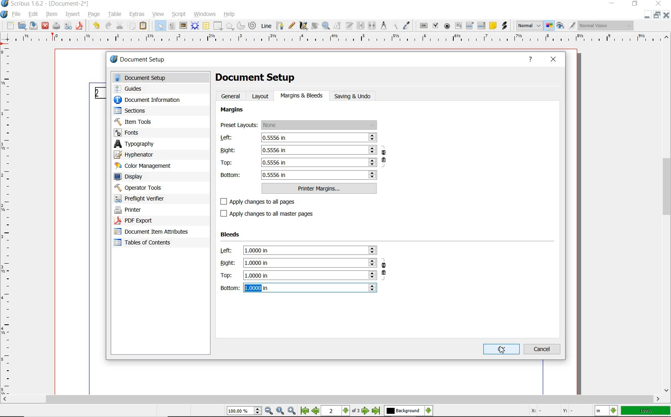 This screenshot has width=671, height=417. Describe the element at coordinates (292, 411) in the screenshot. I see `Zoom In` at that location.